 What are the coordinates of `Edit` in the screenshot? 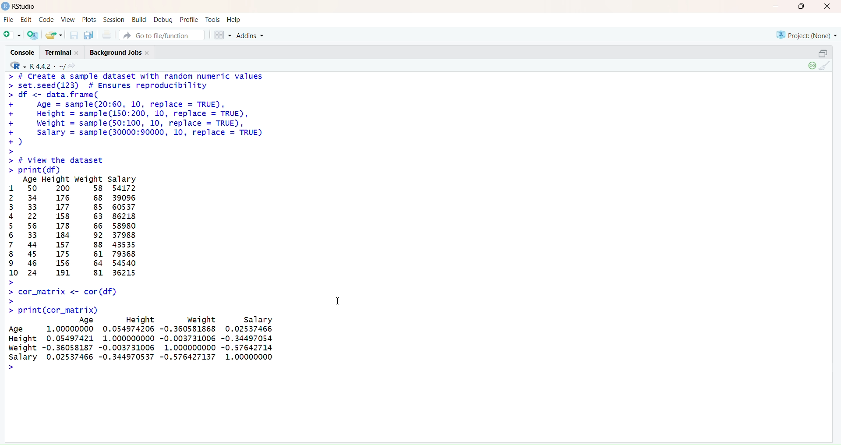 It's located at (27, 20).